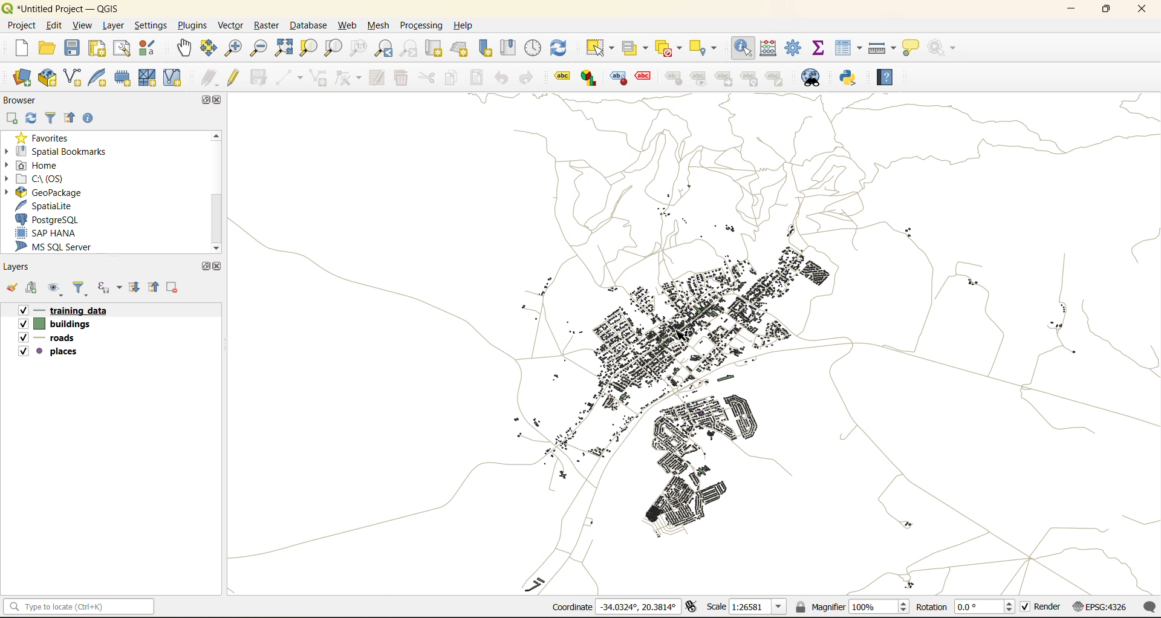  What do you see at coordinates (561, 50) in the screenshot?
I see `refresh` at bounding box center [561, 50].